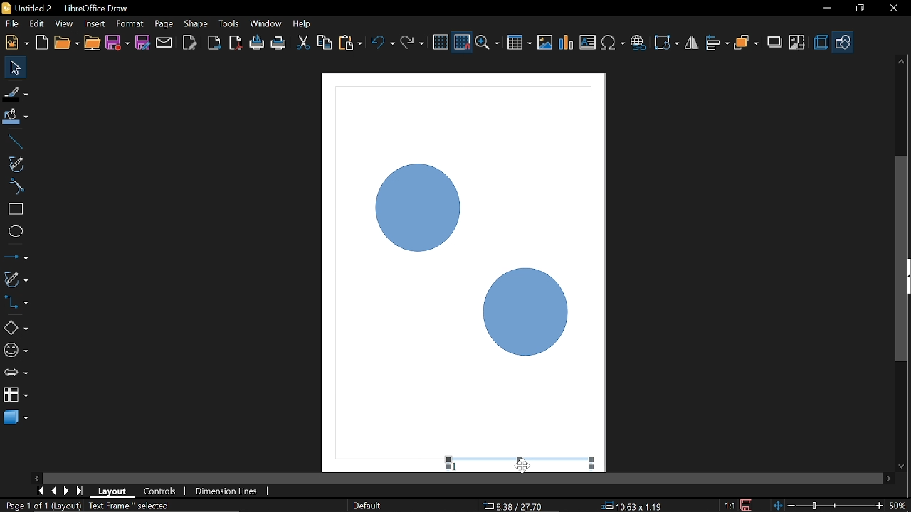 The width and height of the screenshot is (911, 512). Describe the element at coordinates (520, 43) in the screenshot. I see `Insert table` at that location.